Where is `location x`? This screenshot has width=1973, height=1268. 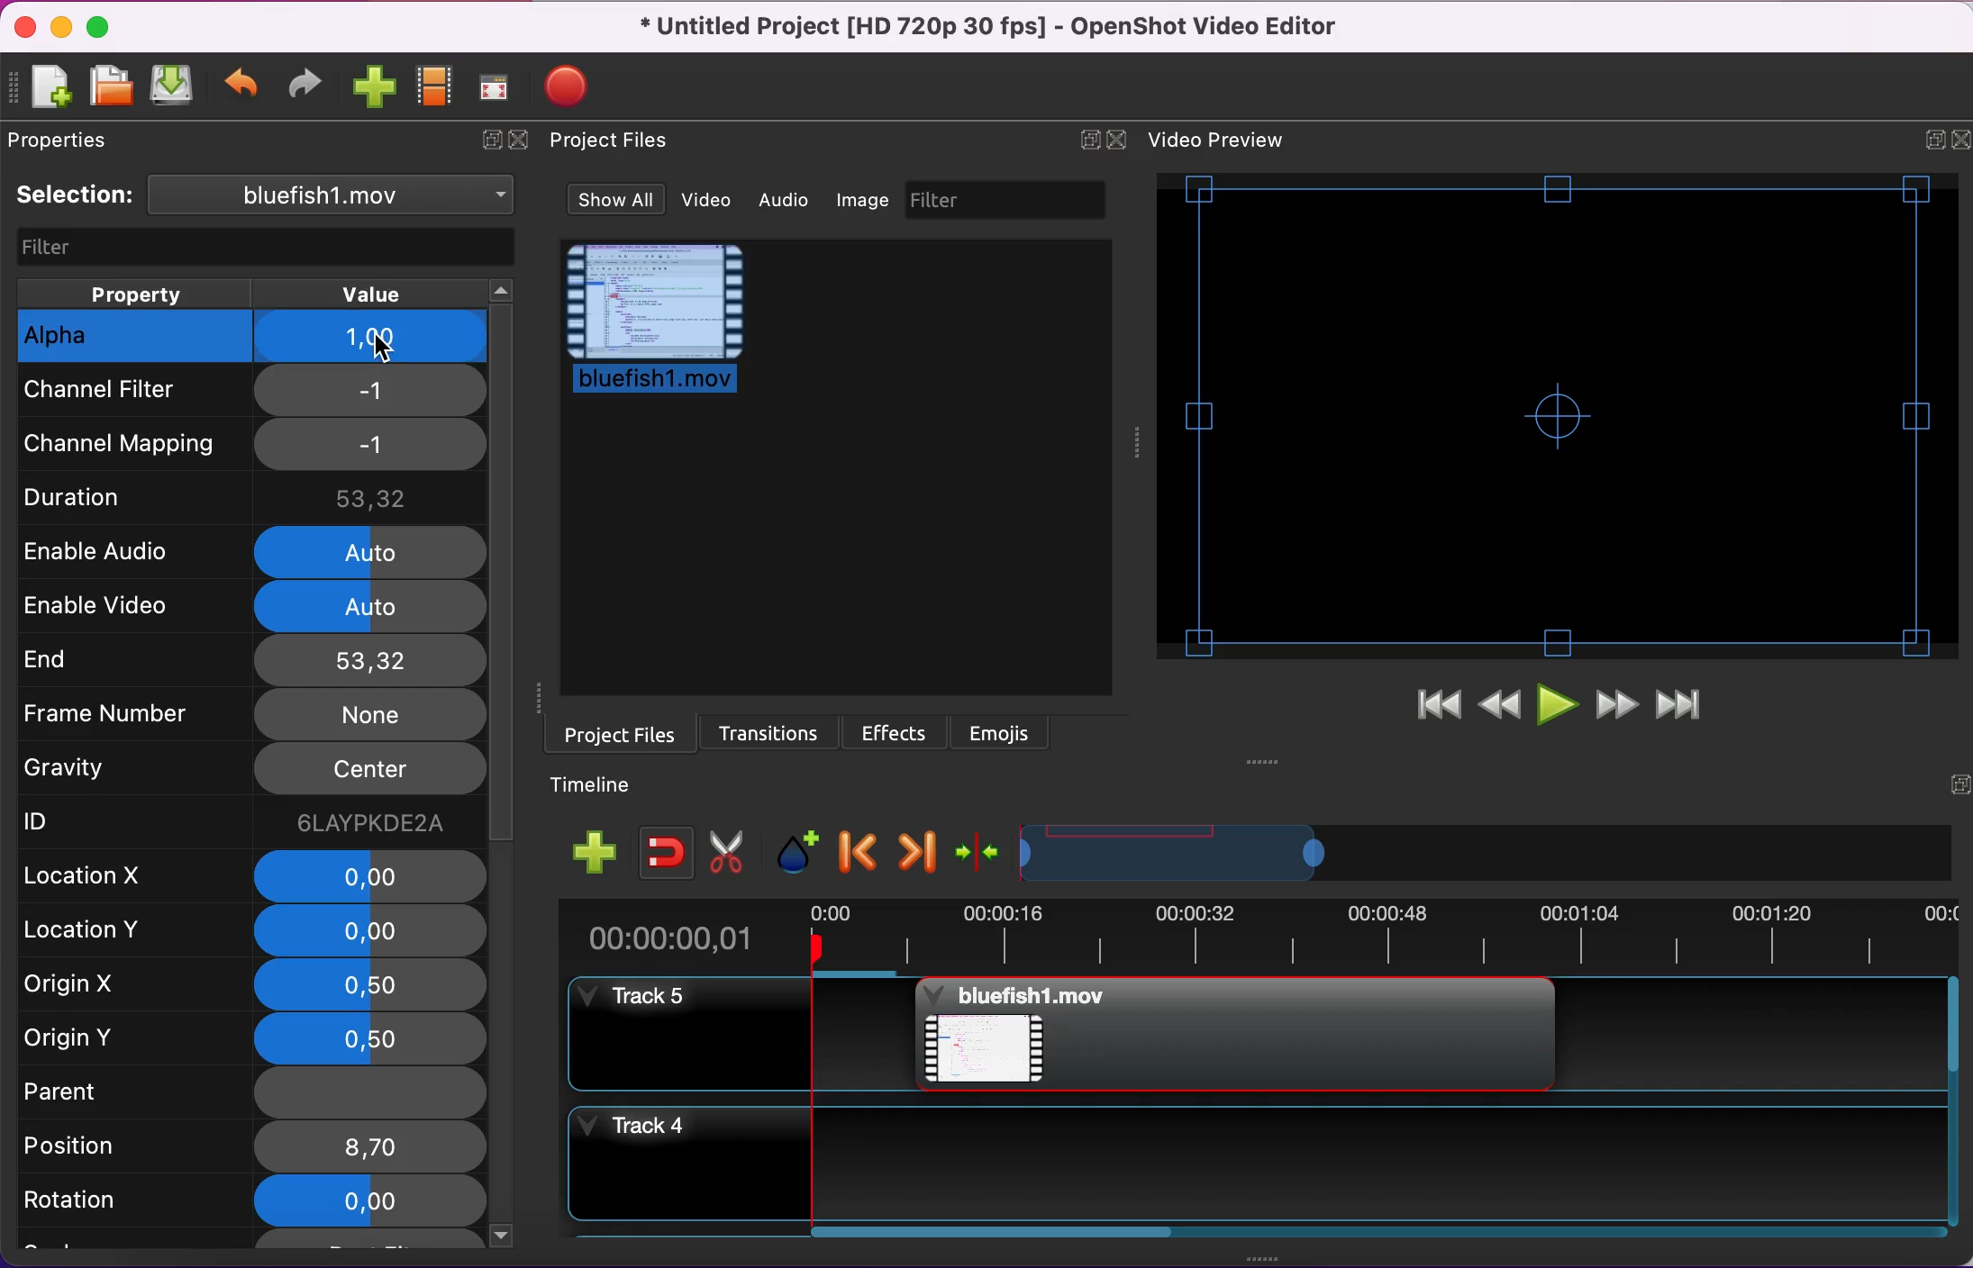
location x is located at coordinates (104, 879).